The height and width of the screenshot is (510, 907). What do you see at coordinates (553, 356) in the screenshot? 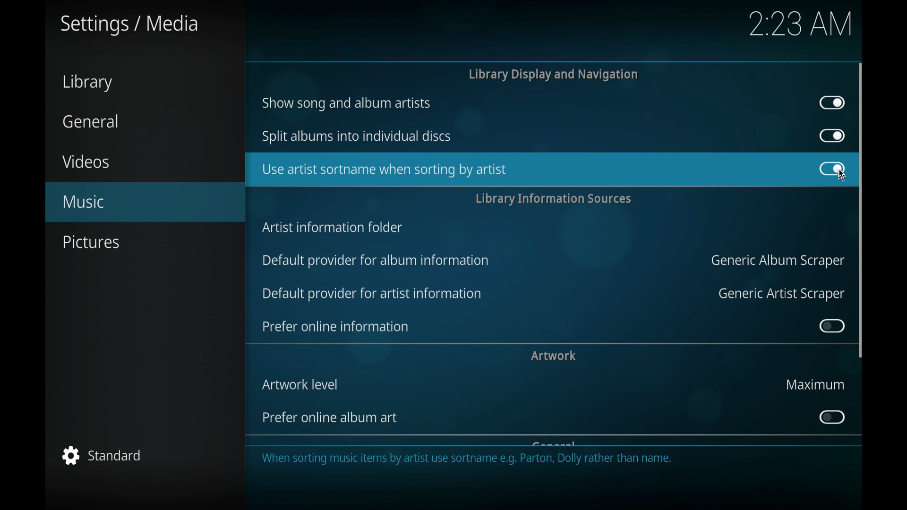
I see `artwork` at bounding box center [553, 356].